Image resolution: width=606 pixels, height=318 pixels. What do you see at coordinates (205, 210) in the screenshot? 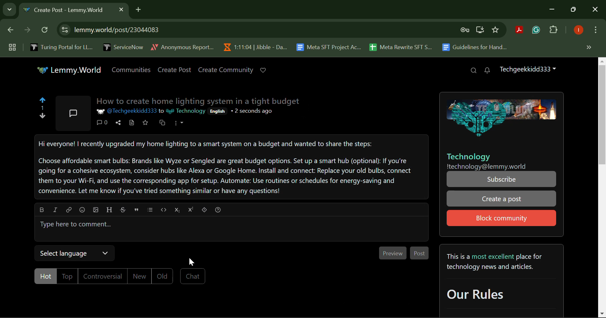
I see `spoiler` at bounding box center [205, 210].